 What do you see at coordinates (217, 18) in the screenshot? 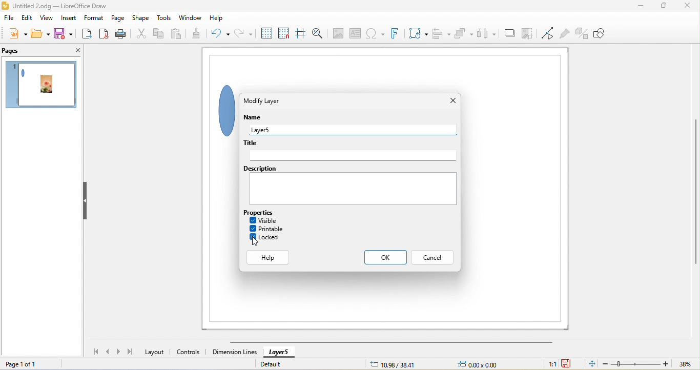
I see `help` at bounding box center [217, 18].